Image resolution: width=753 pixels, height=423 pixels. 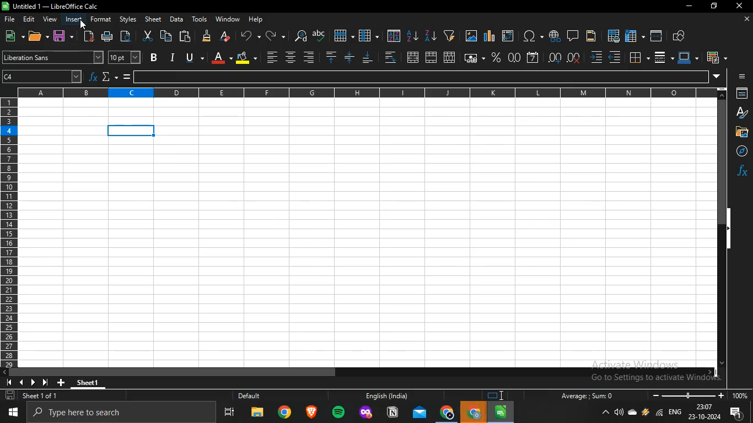 I want to click on styles, so click(x=127, y=20).